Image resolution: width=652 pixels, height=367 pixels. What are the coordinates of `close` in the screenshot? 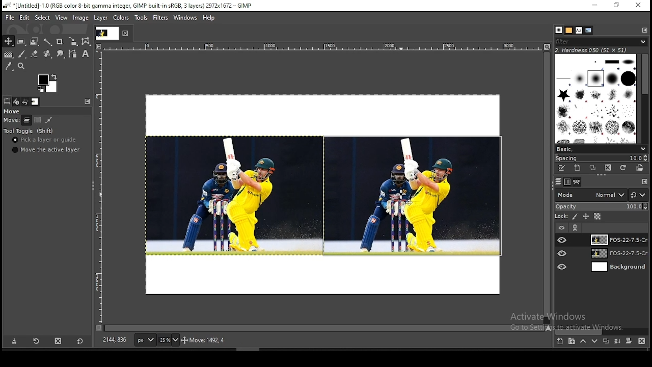 It's located at (638, 5).